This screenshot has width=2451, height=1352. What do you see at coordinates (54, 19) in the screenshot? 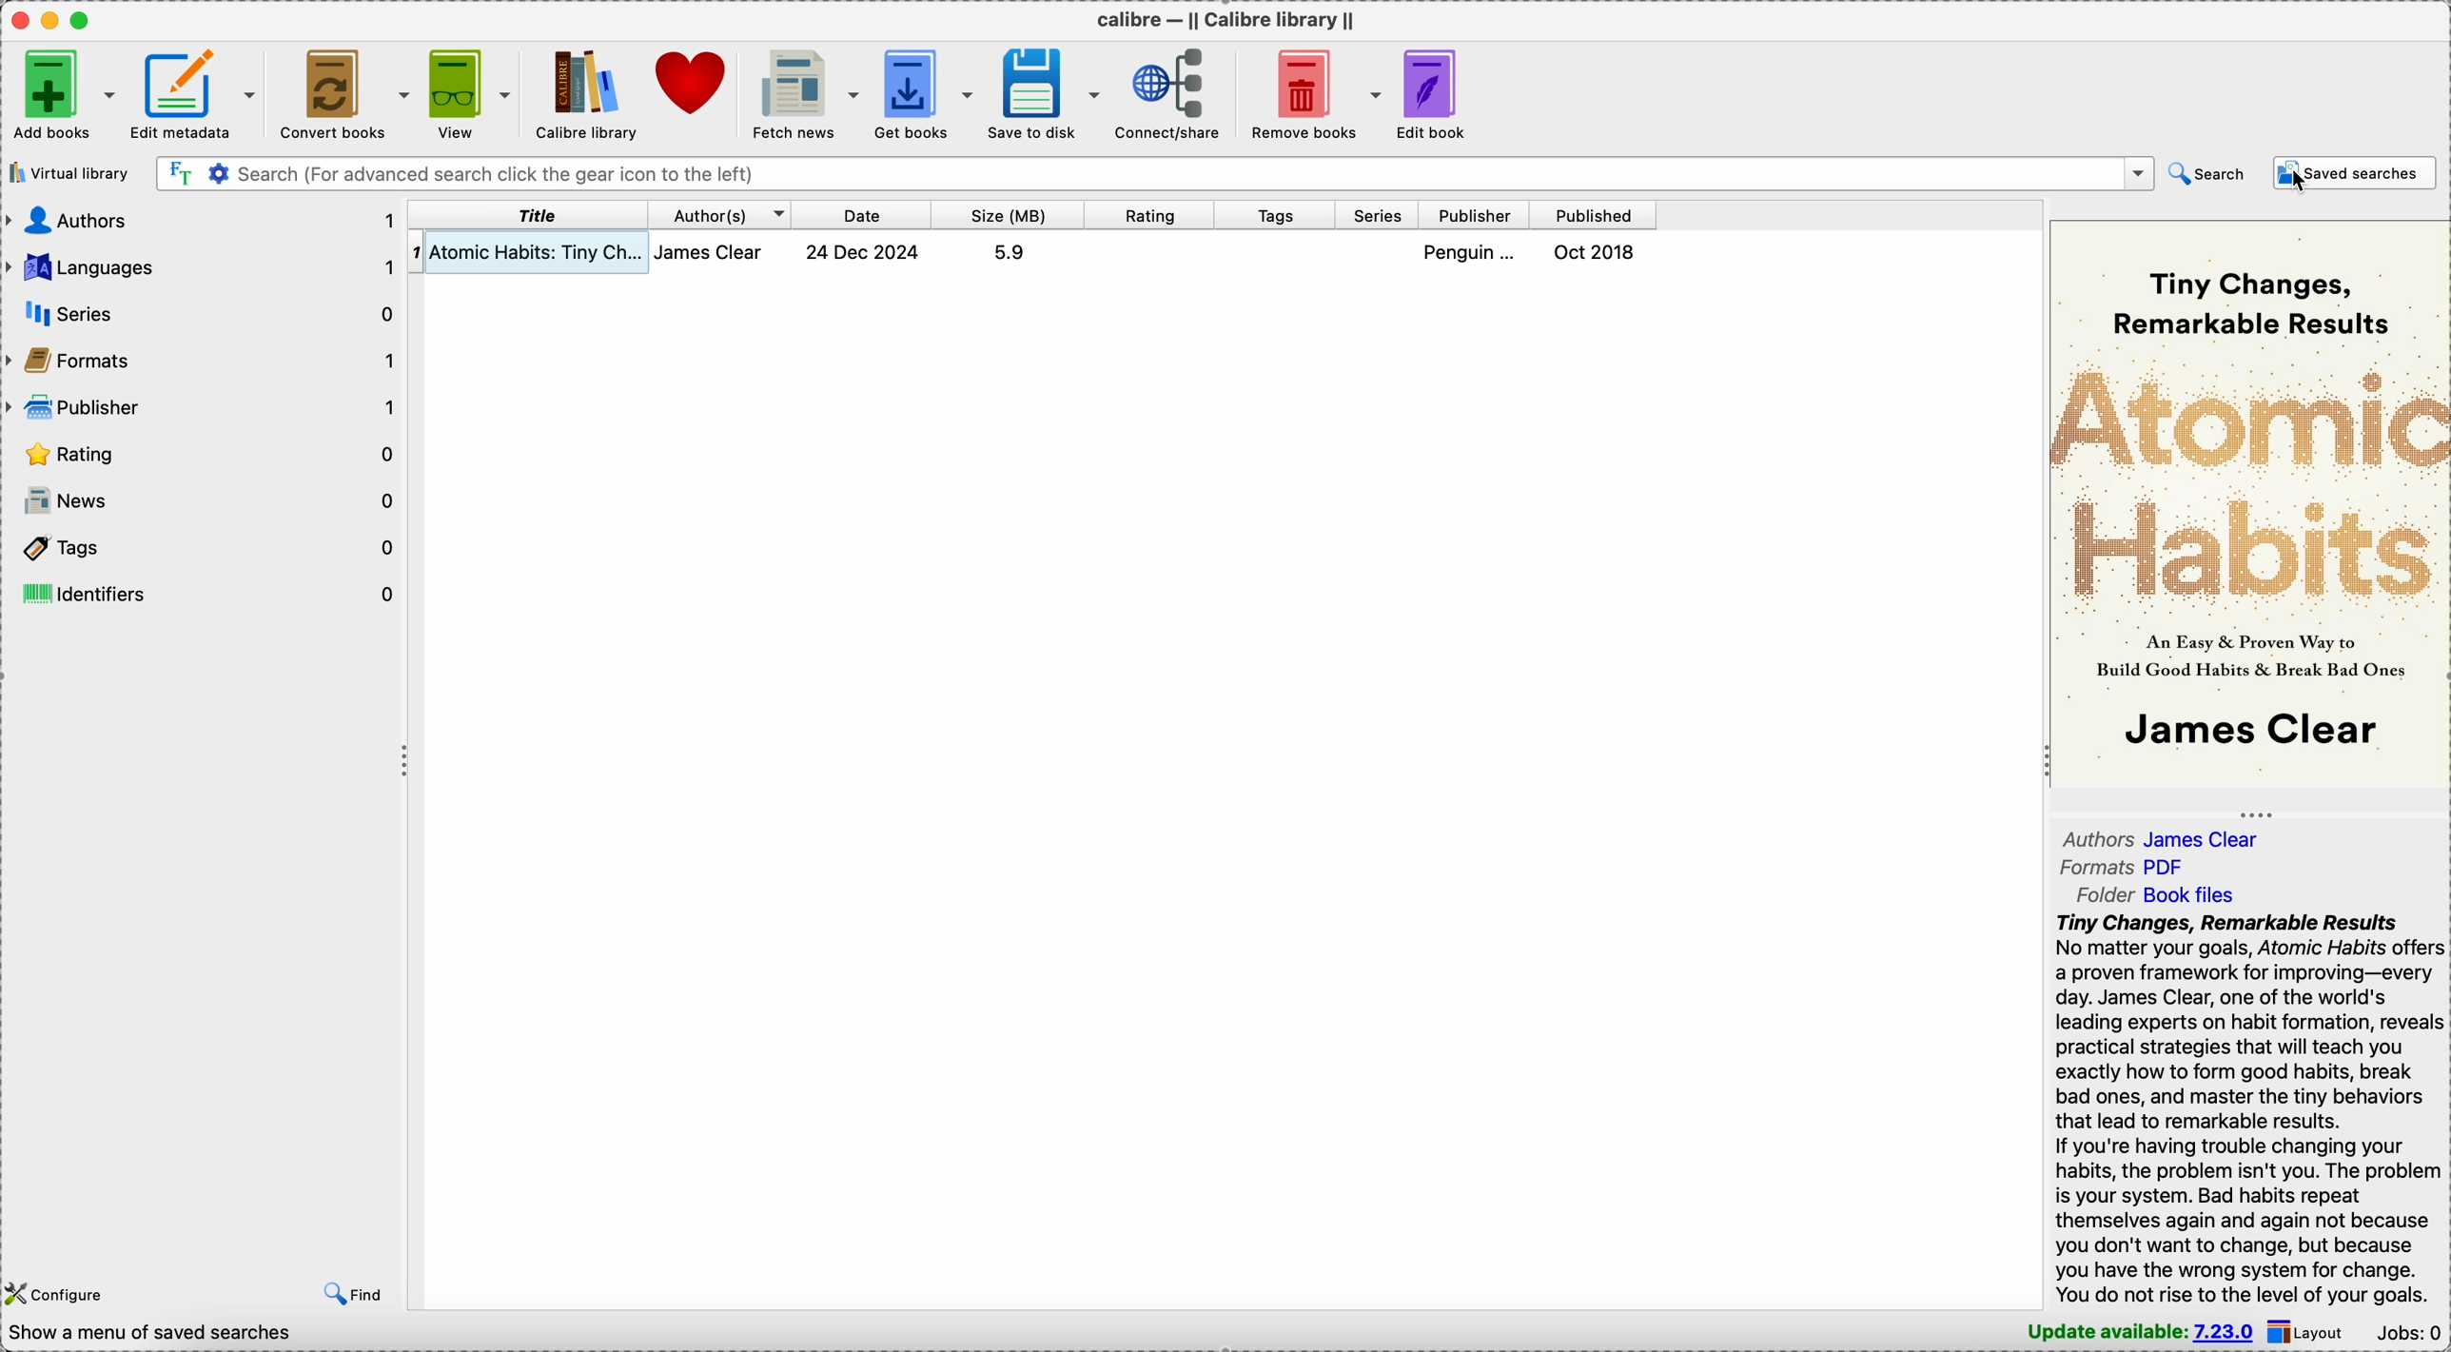
I see `minimize` at bounding box center [54, 19].